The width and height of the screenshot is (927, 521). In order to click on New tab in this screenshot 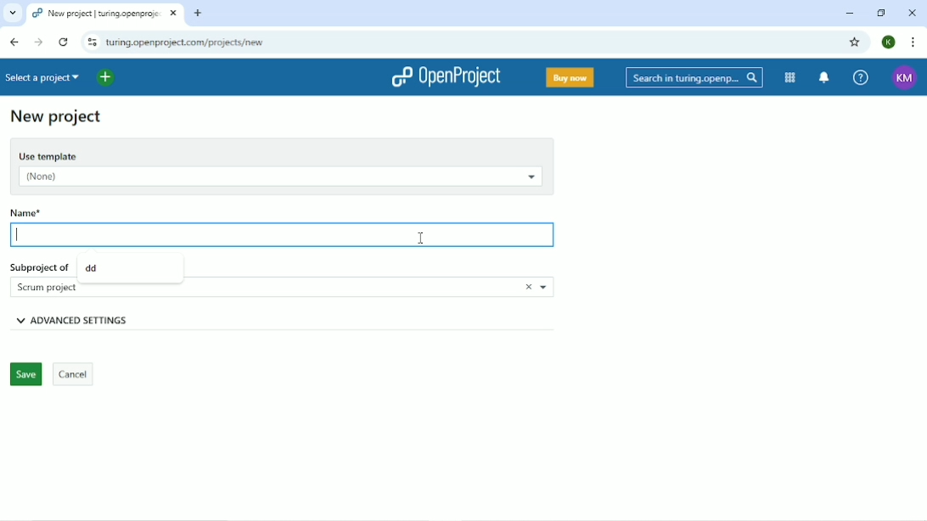, I will do `click(199, 13)`.